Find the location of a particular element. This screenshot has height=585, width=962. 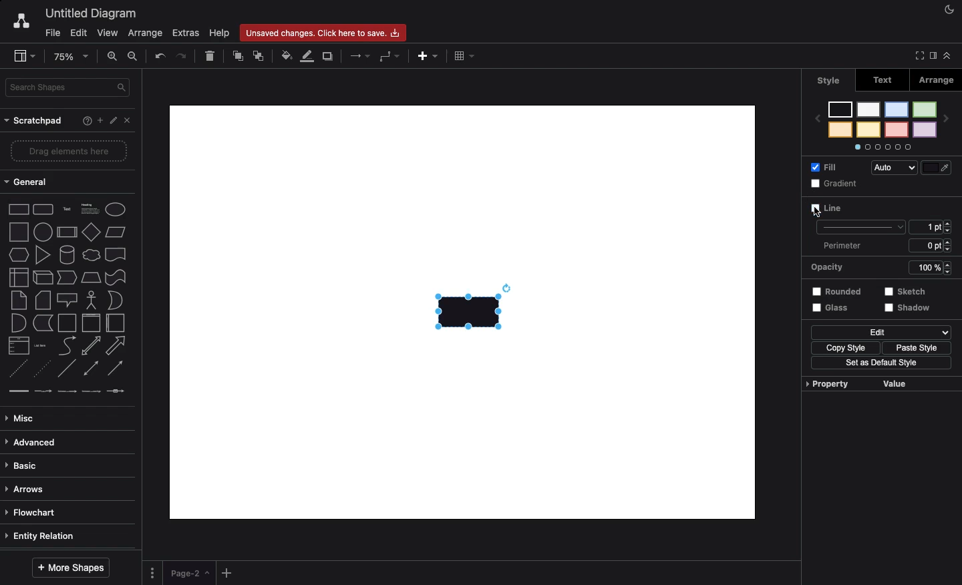

Rectangle added is located at coordinates (471, 310).